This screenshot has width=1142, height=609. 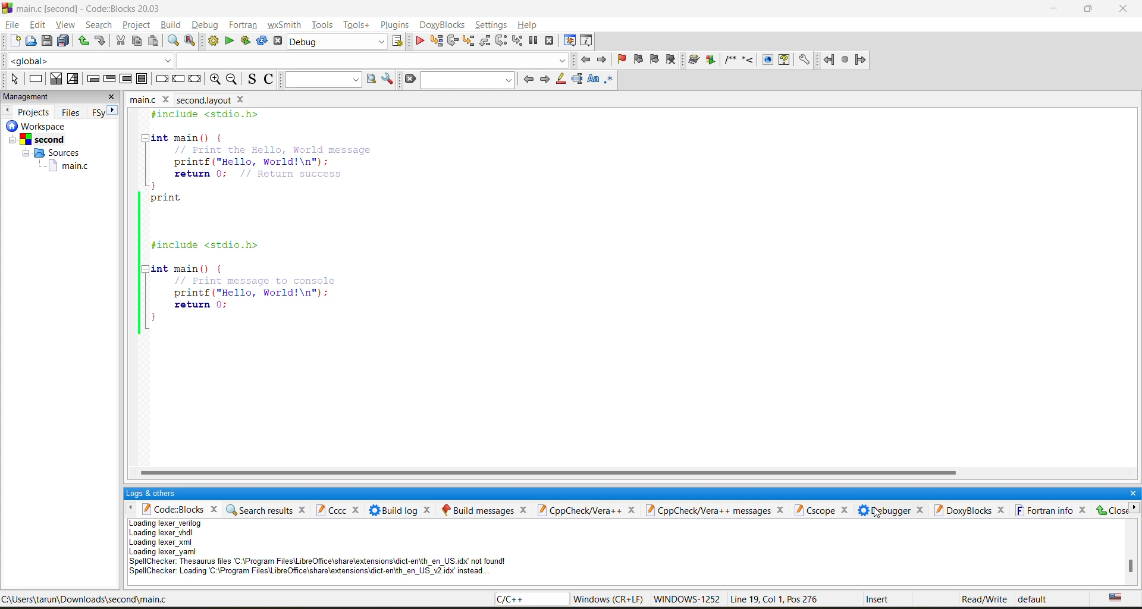 What do you see at coordinates (816, 600) in the screenshot?
I see `metadata` at bounding box center [816, 600].